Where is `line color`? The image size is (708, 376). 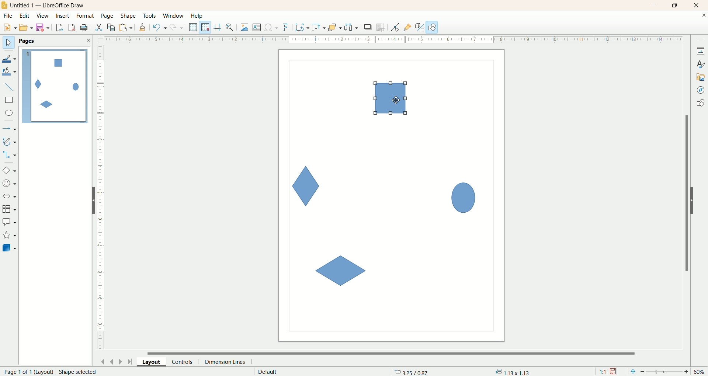 line color is located at coordinates (10, 58).